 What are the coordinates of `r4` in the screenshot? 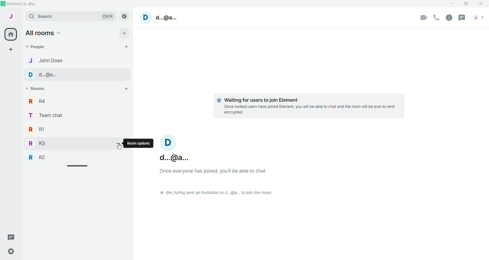 It's located at (77, 101).